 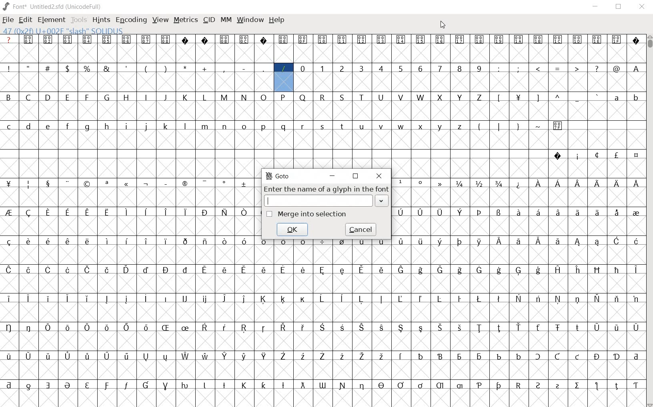 I want to click on glyph, so click(x=460, y=386).